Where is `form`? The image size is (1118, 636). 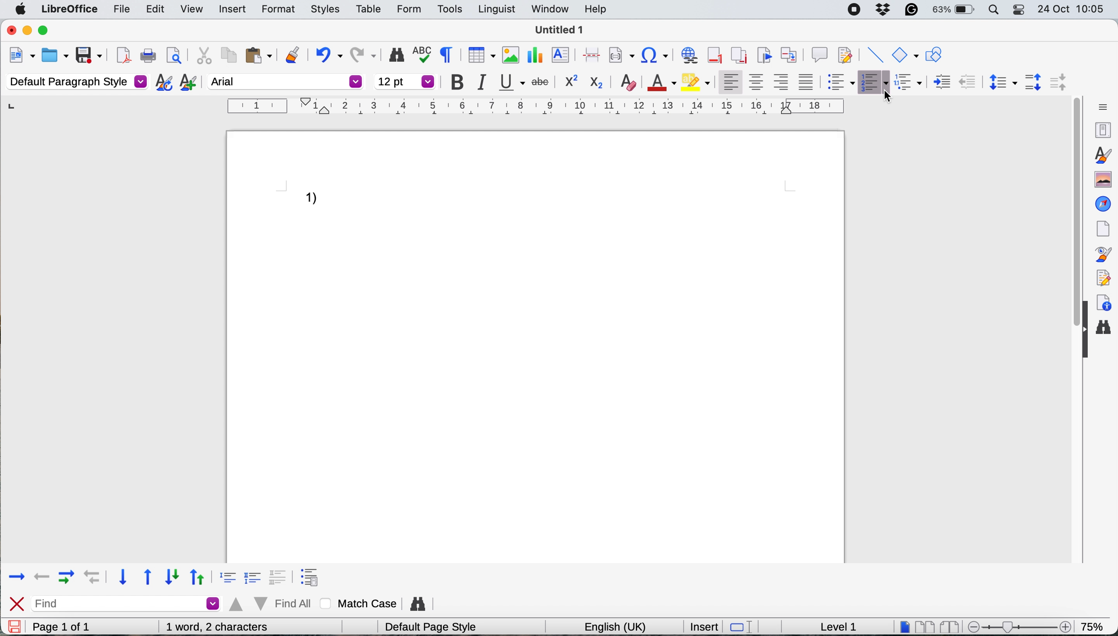 form is located at coordinates (406, 10).